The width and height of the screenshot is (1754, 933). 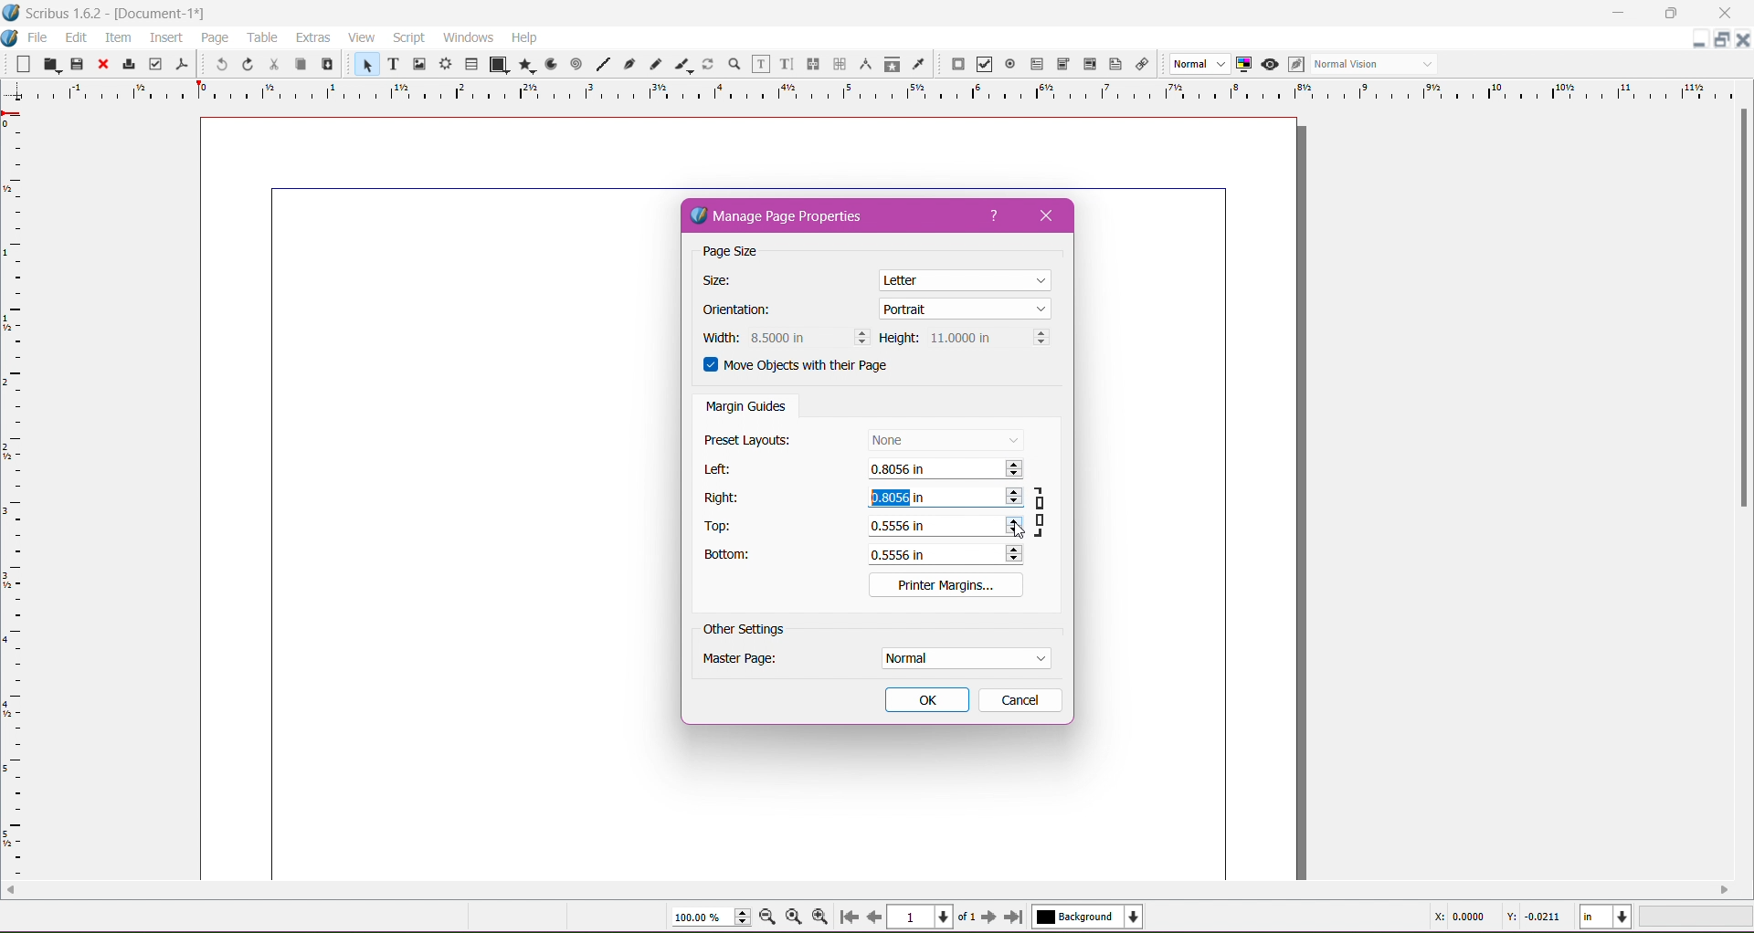 I want to click on View, so click(x=361, y=37).